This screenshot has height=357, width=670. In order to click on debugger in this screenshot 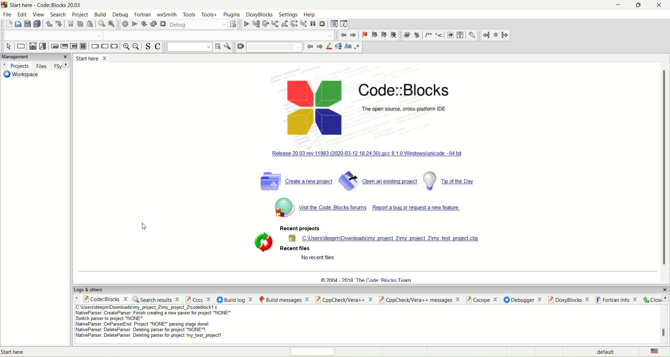, I will do `click(525, 300)`.